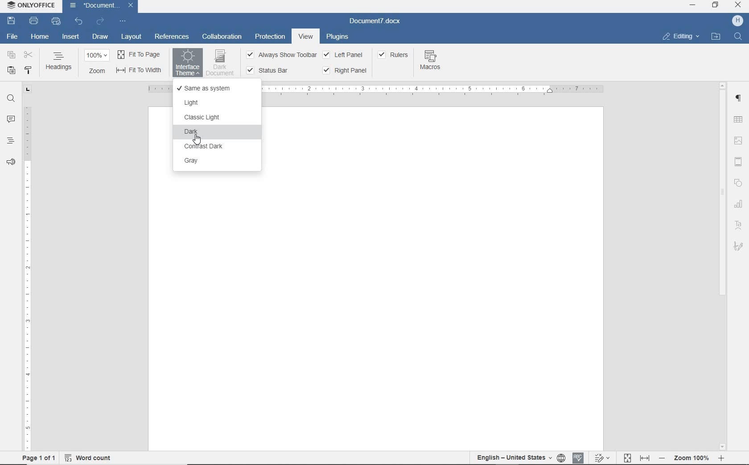 Image resolution: width=749 pixels, height=465 pixels. I want to click on cursor, so click(202, 139).